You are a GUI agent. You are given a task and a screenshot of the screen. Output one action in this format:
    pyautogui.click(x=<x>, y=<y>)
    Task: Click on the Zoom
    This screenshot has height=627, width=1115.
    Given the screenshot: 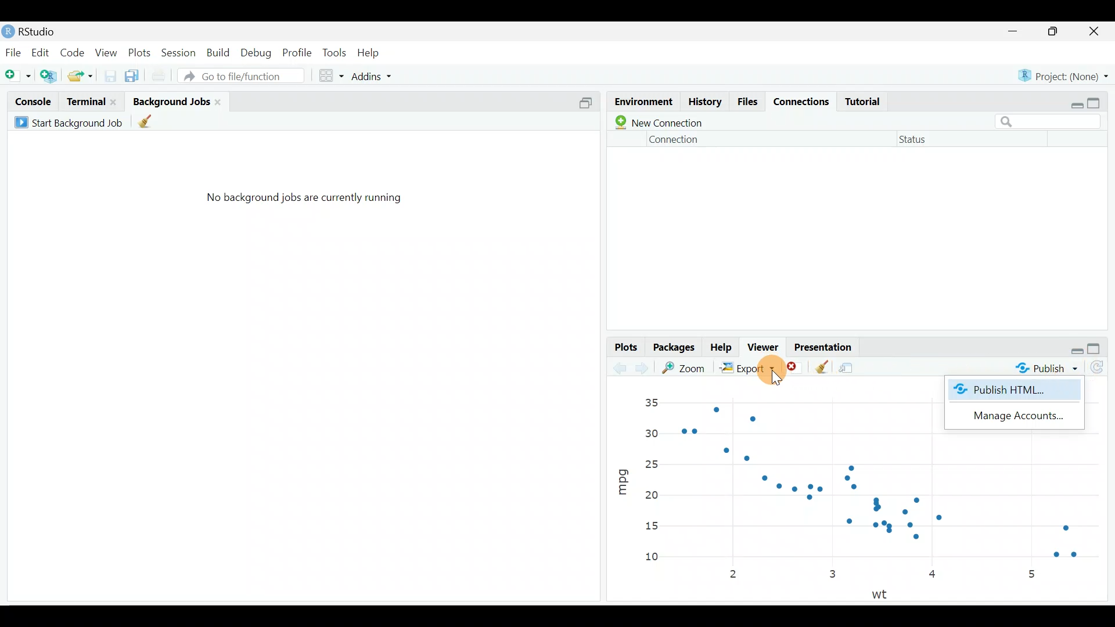 What is the action you would take?
    pyautogui.click(x=686, y=367)
    